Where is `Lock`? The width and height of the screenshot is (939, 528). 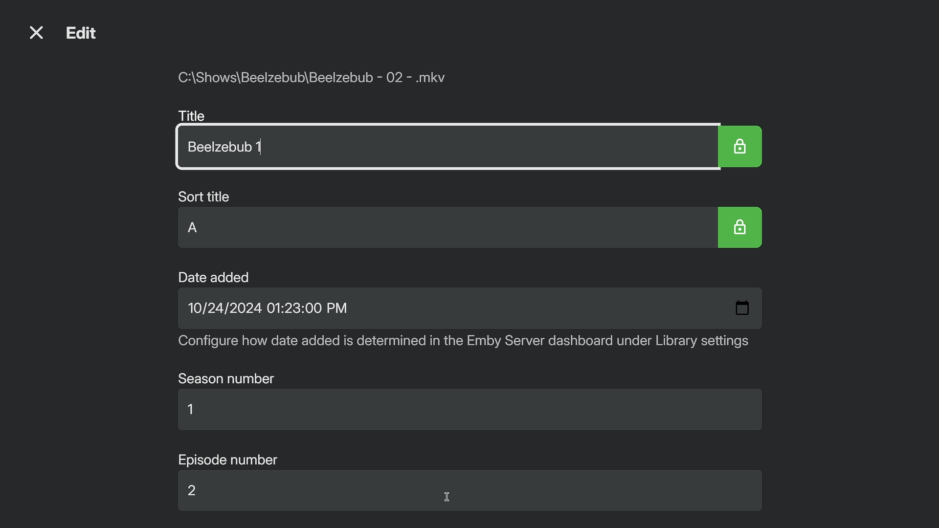 Lock is located at coordinates (743, 229).